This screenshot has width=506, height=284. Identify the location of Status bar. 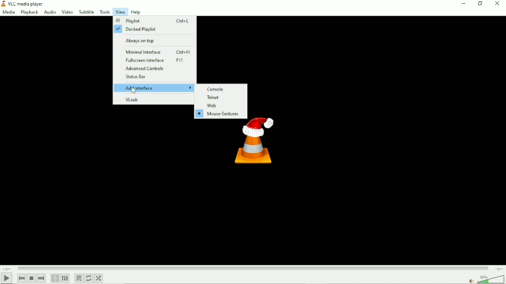
(155, 77).